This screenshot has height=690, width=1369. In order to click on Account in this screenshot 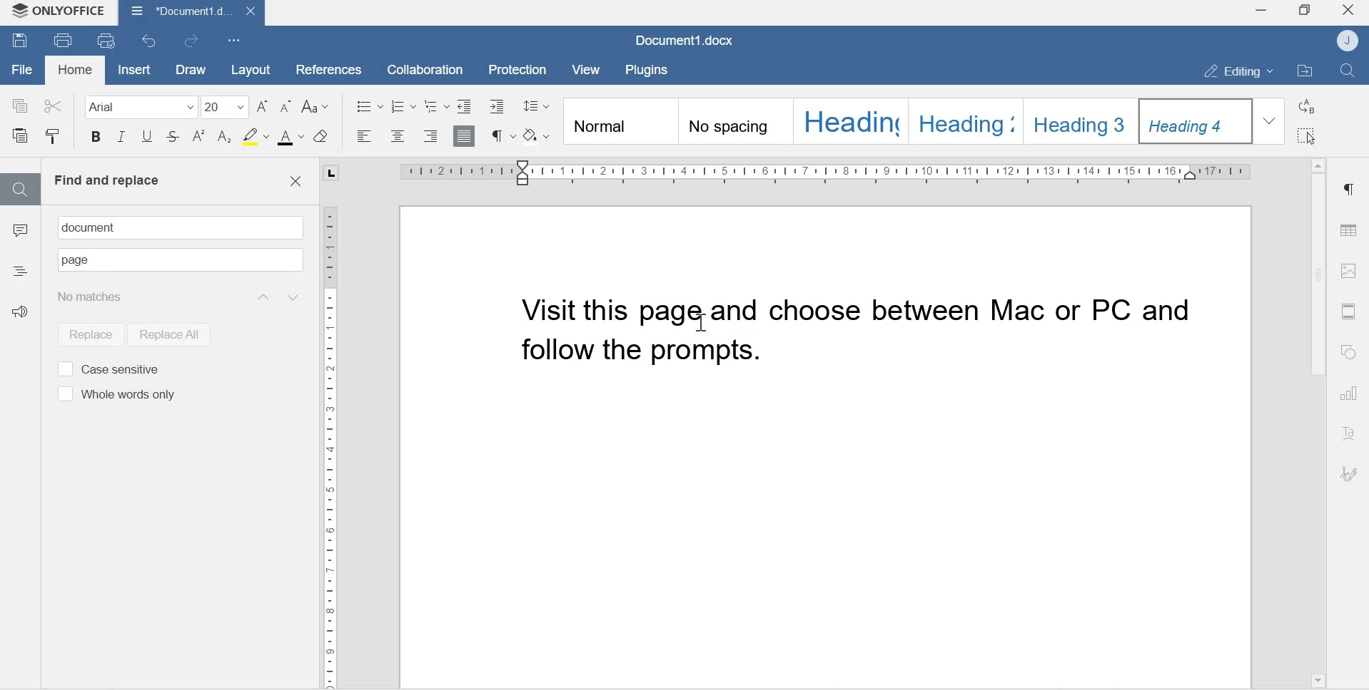, I will do `click(1350, 41)`.